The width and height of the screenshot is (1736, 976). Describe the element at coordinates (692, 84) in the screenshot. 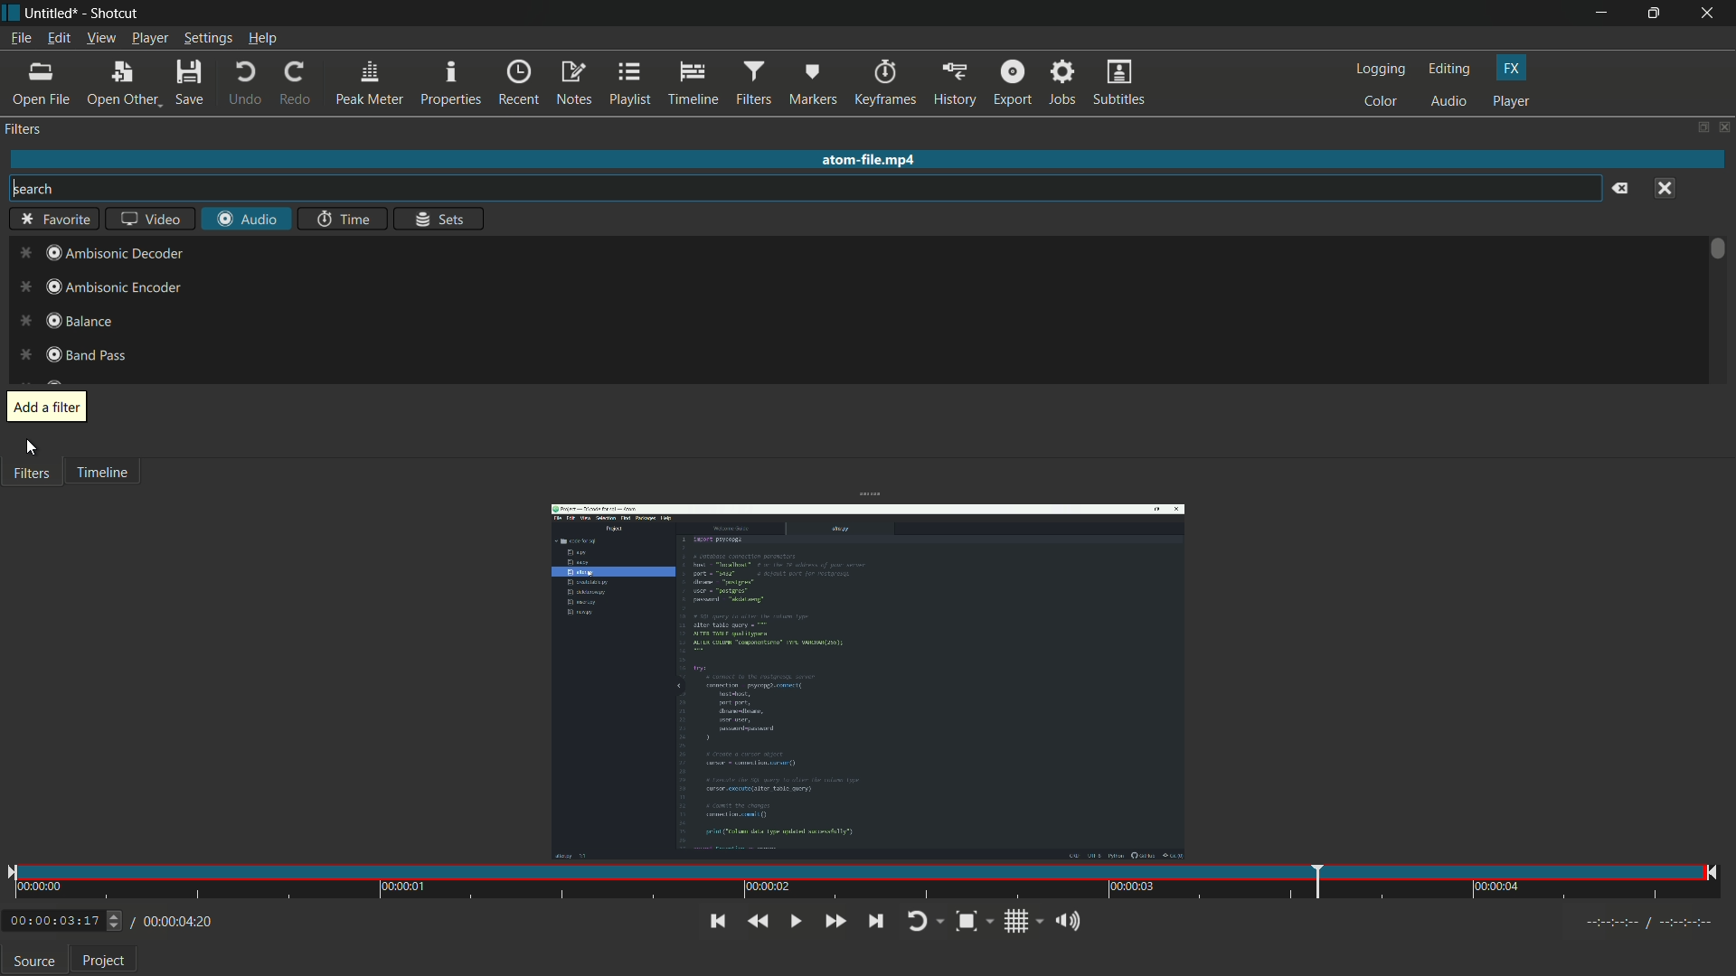

I see `timeline` at that location.